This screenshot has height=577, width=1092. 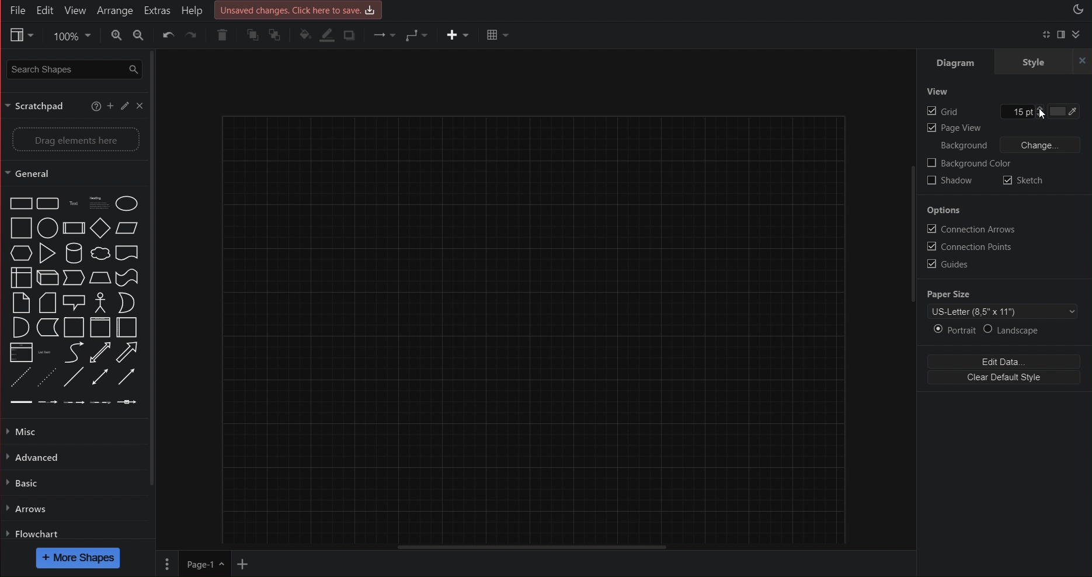 I want to click on big box, so click(x=17, y=227).